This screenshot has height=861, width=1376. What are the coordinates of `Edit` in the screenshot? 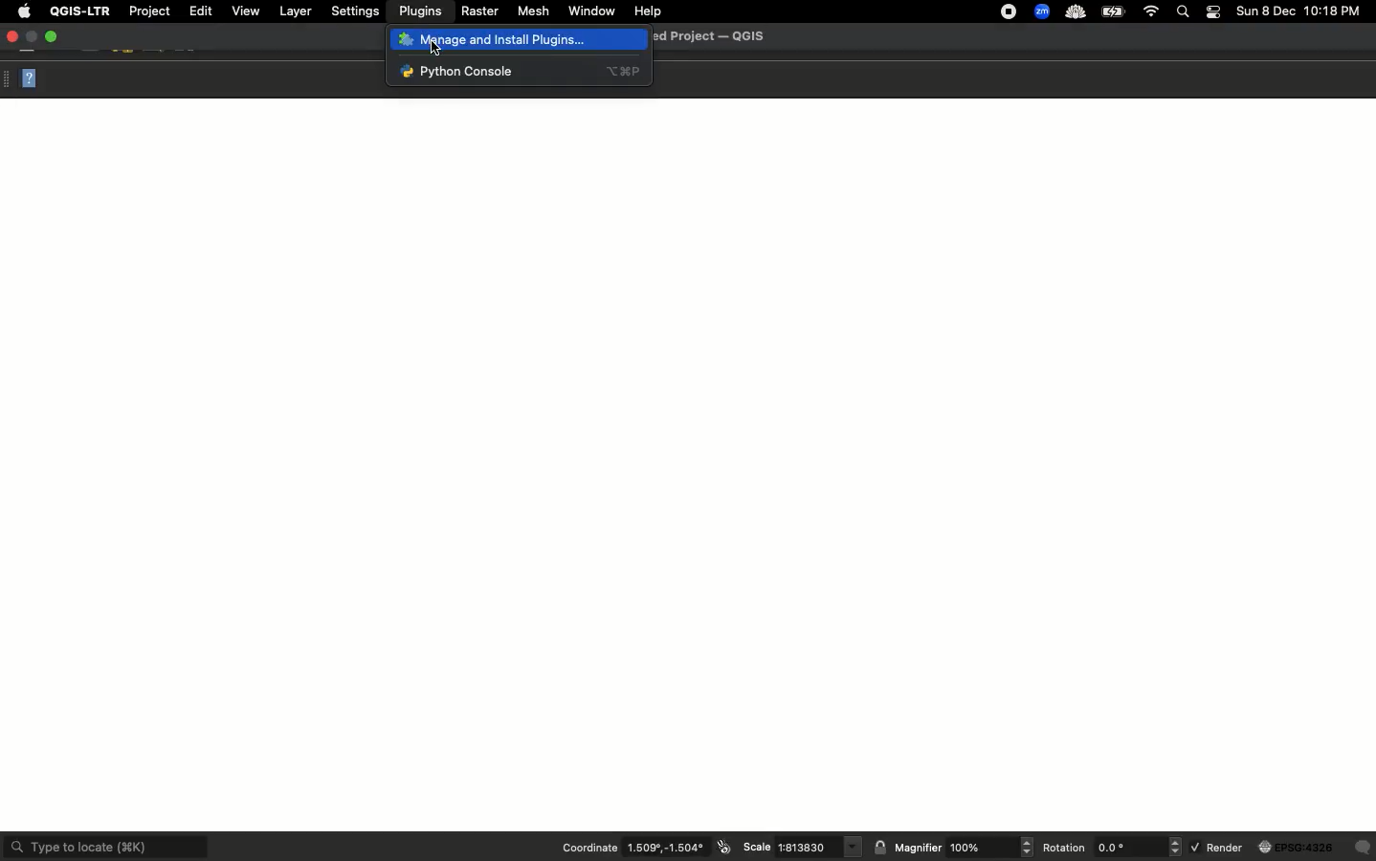 It's located at (200, 11).